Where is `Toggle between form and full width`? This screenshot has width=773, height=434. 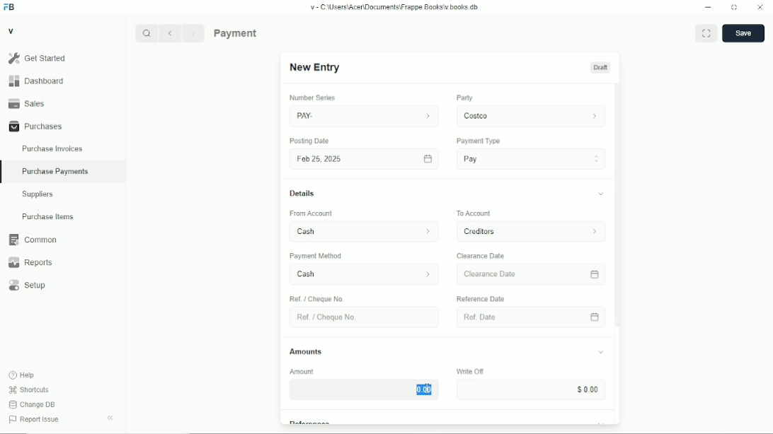
Toggle between form and full width is located at coordinates (706, 33).